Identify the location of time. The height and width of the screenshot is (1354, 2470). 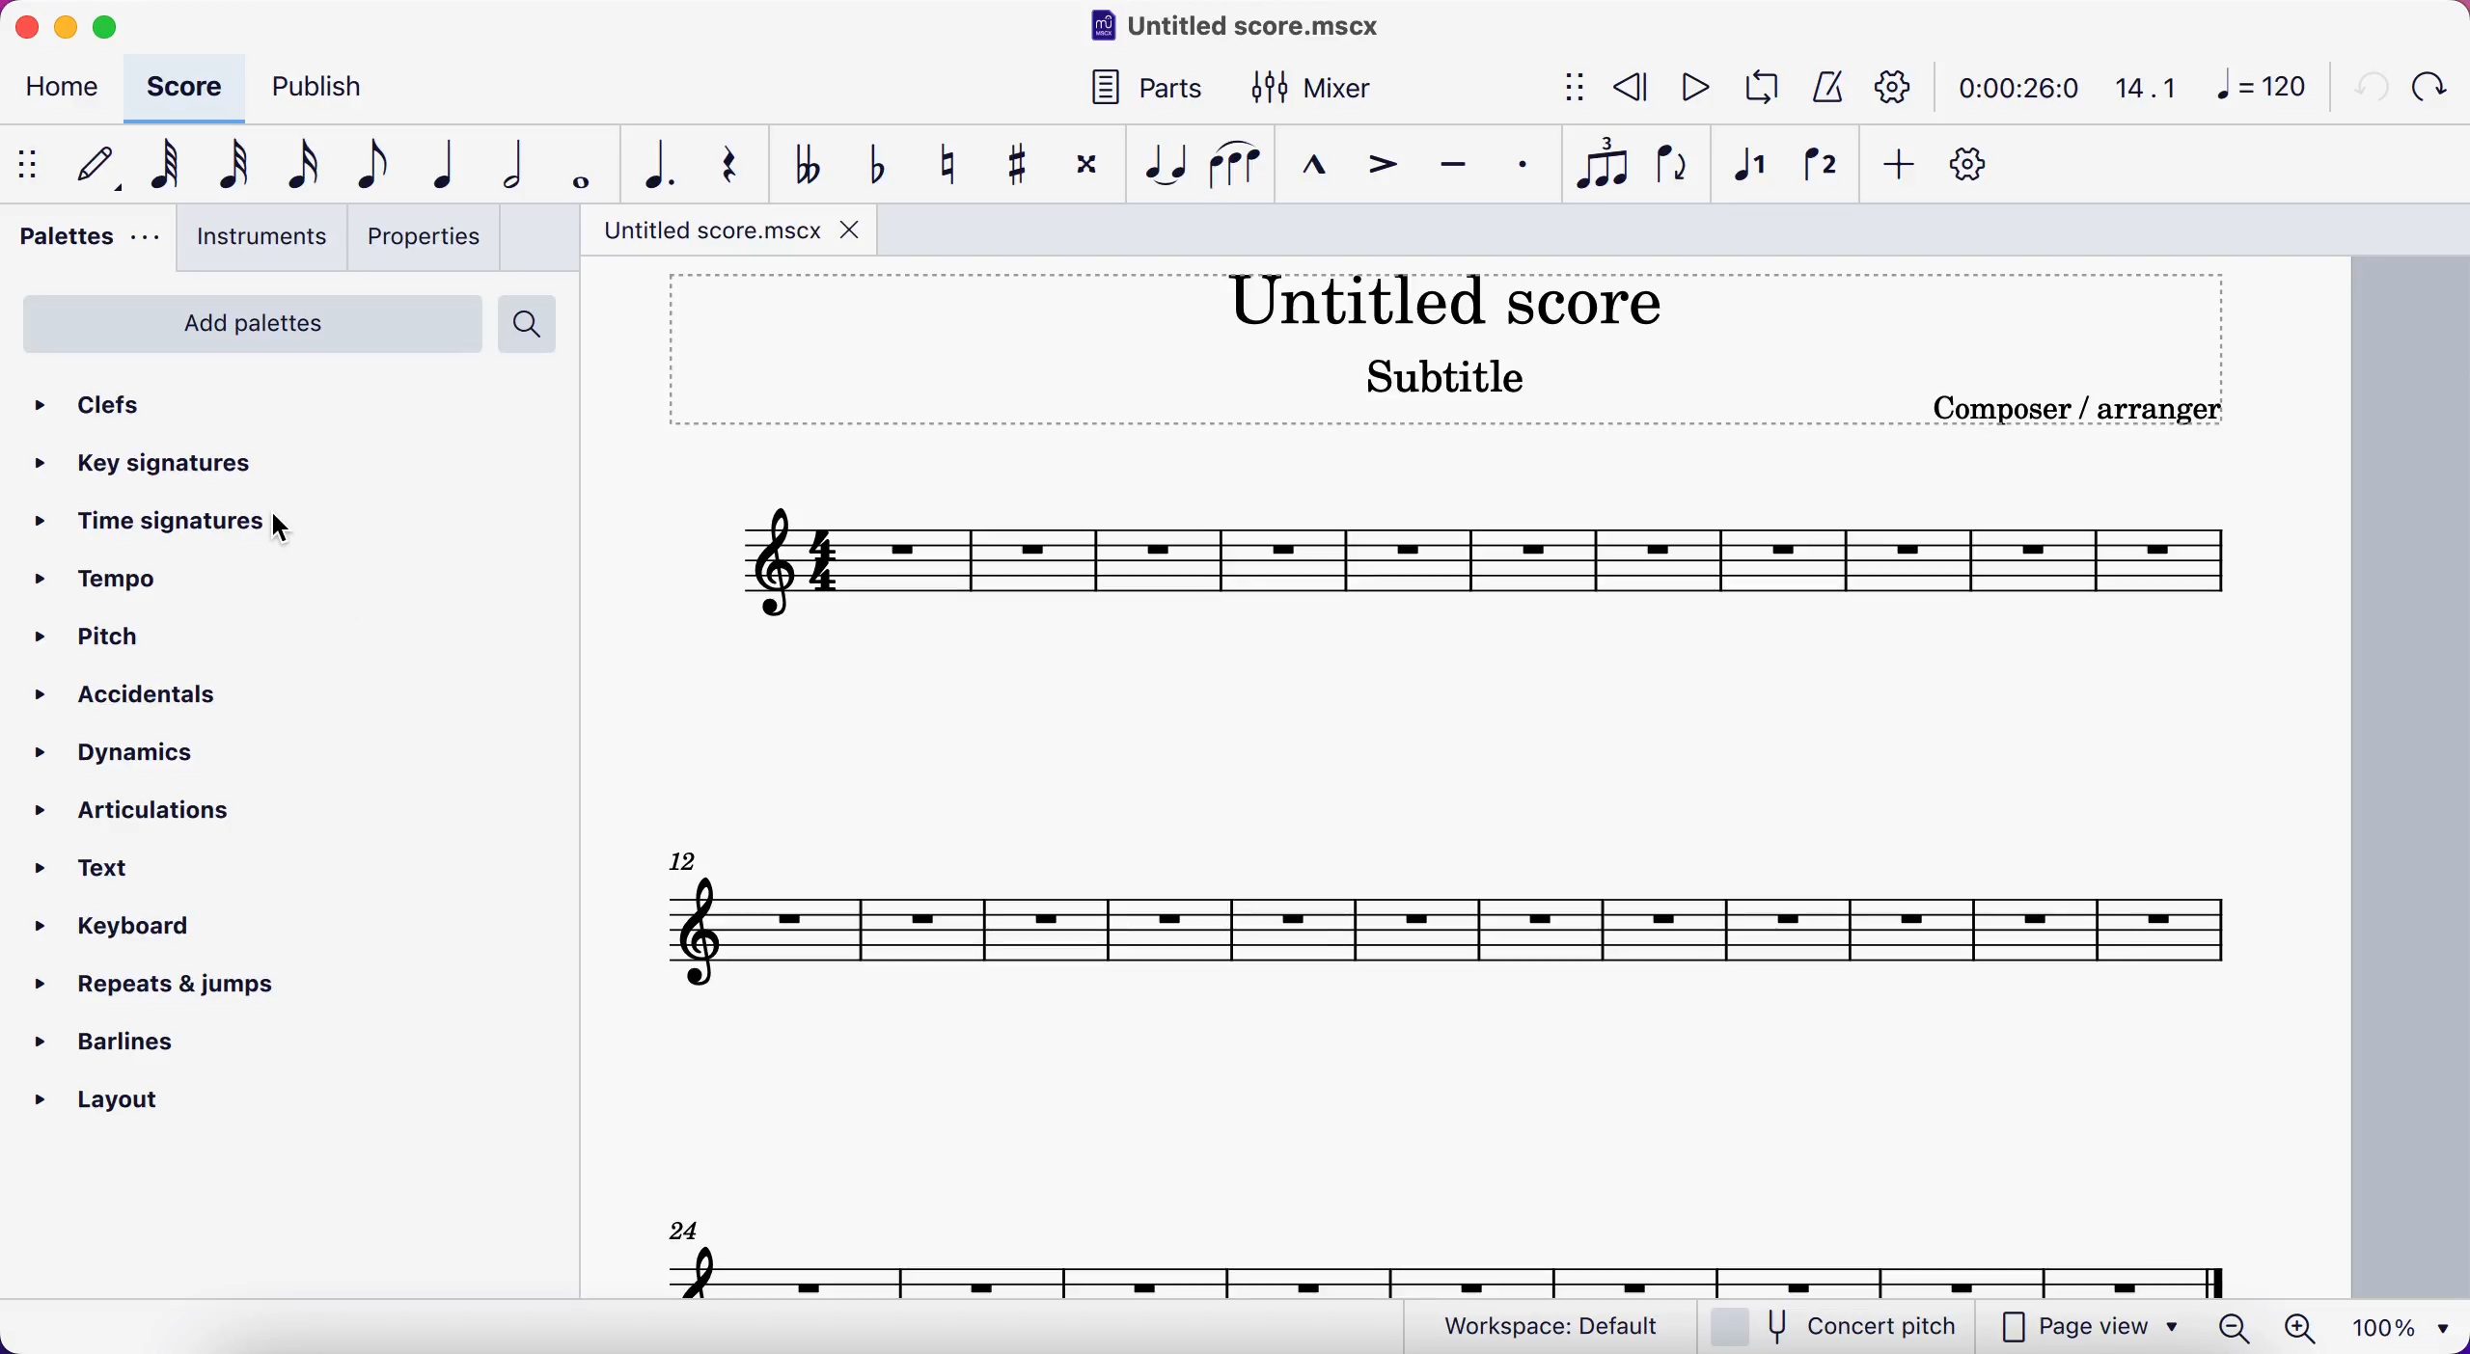
(2009, 88).